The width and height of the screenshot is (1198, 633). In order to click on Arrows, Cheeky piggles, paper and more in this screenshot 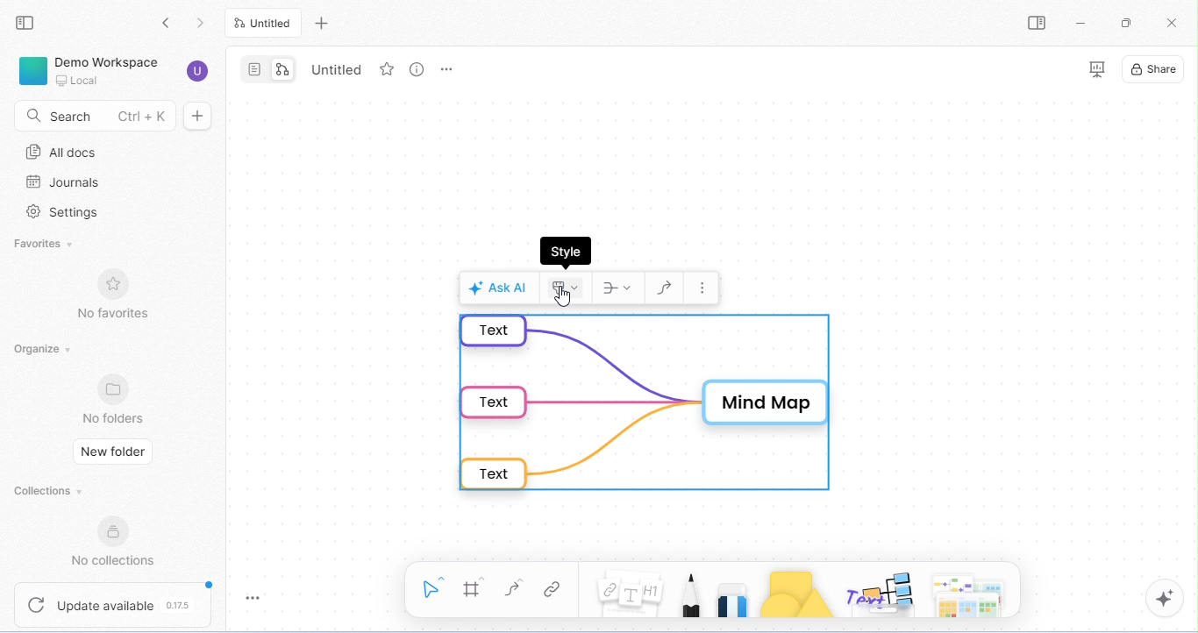, I will do `click(972, 594)`.